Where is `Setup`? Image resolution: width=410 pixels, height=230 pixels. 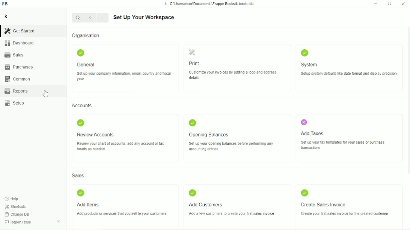
Setup is located at coordinates (14, 103).